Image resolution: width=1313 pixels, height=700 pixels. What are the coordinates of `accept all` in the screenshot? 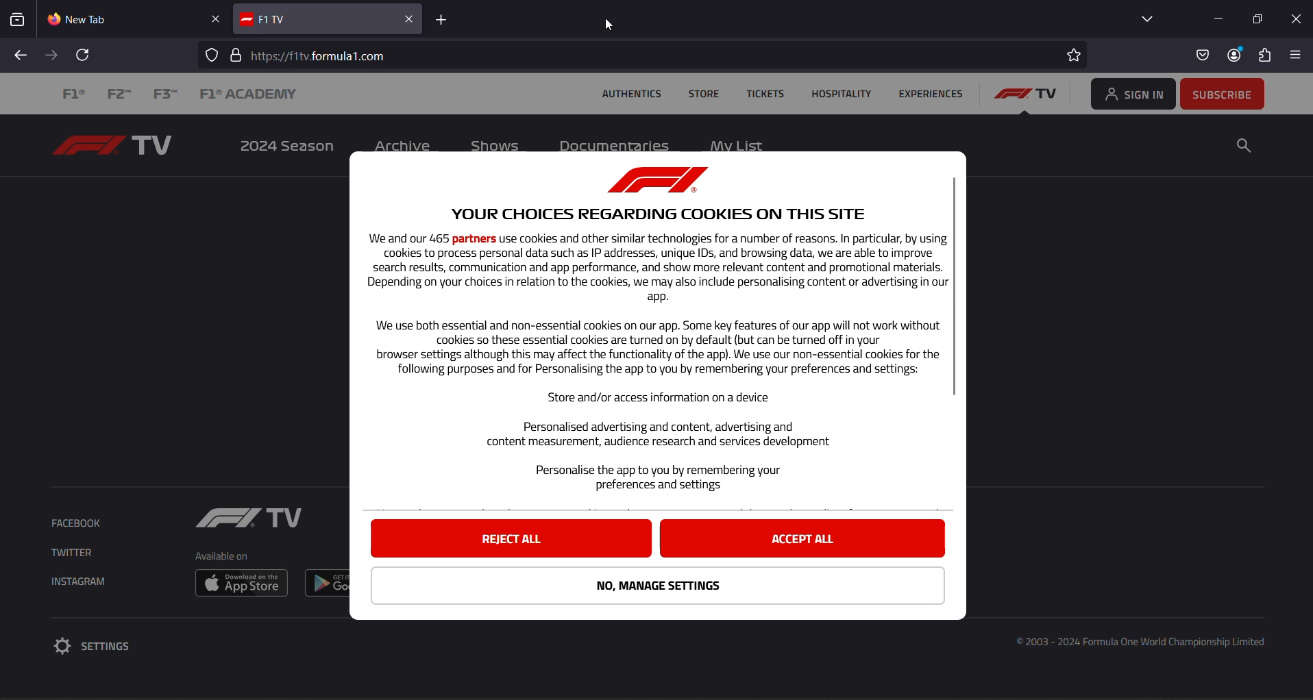 It's located at (802, 538).